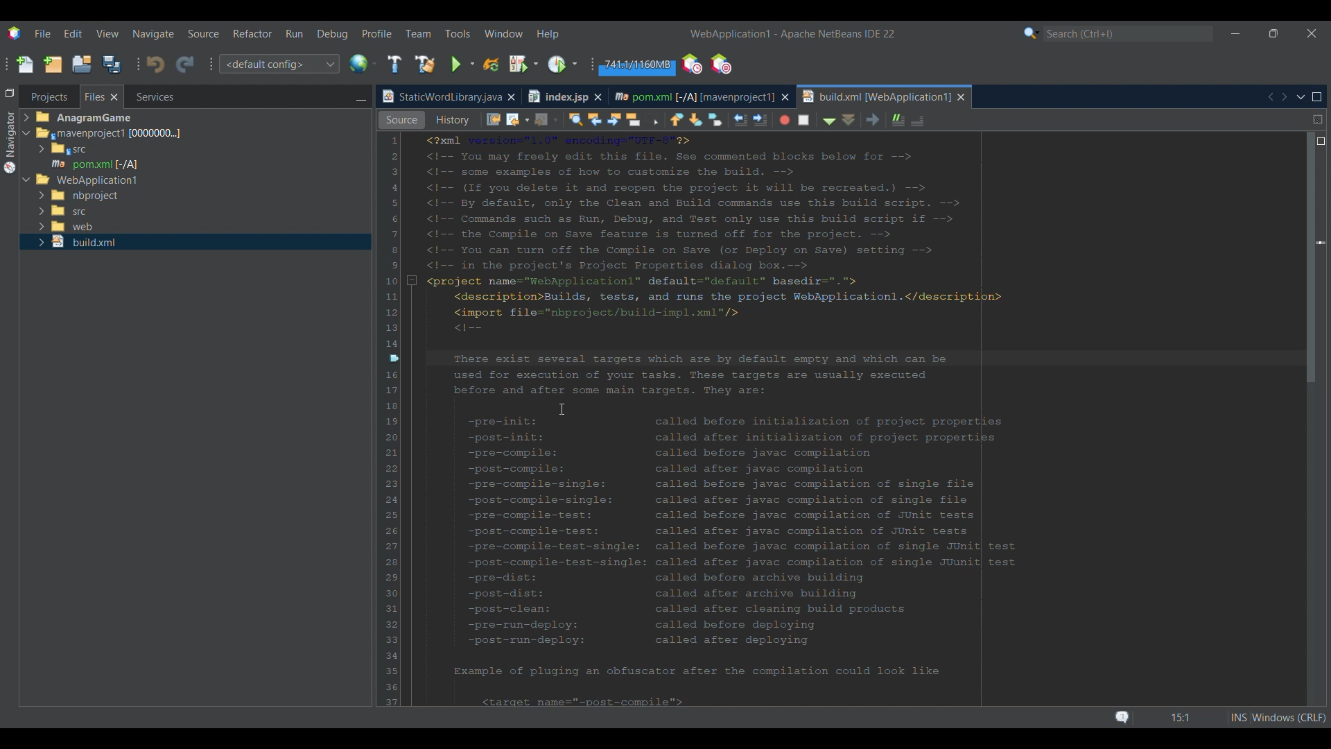 Image resolution: width=1331 pixels, height=749 pixels. What do you see at coordinates (1047, 119) in the screenshot?
I see `Uncomment` at bounding box center [1047, 119].